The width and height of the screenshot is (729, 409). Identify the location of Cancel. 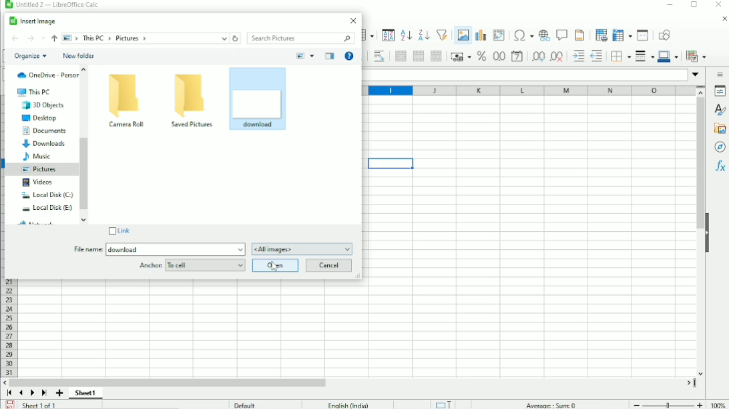
(330, 266).